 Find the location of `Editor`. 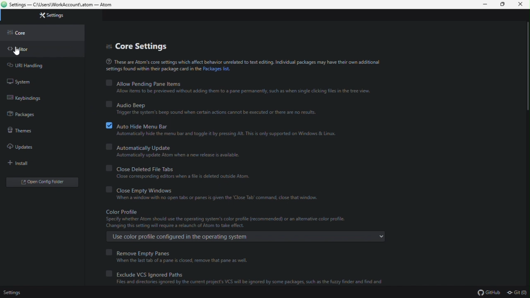

Editor is located at coordinates (28, 50).